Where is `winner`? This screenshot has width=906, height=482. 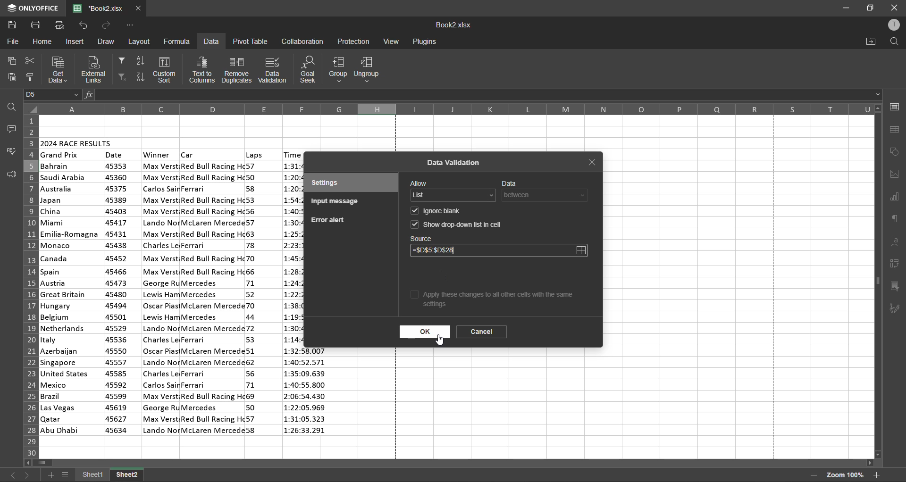 winner is located at coordinates (157, 155).